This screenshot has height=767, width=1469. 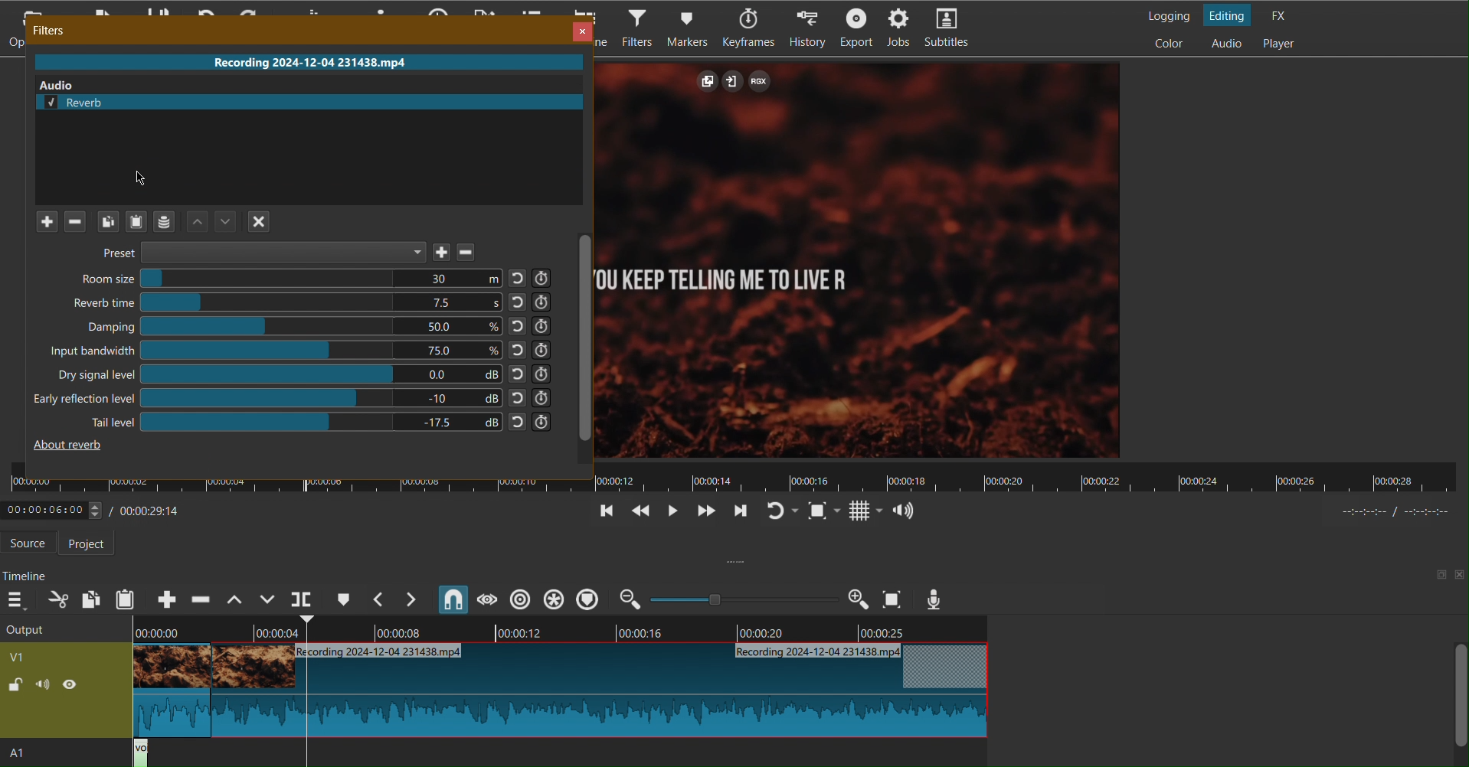 What do you see at coordinates (486, 599) in the screenshot?
I see `Scrub` at bounding box center [486, 599].